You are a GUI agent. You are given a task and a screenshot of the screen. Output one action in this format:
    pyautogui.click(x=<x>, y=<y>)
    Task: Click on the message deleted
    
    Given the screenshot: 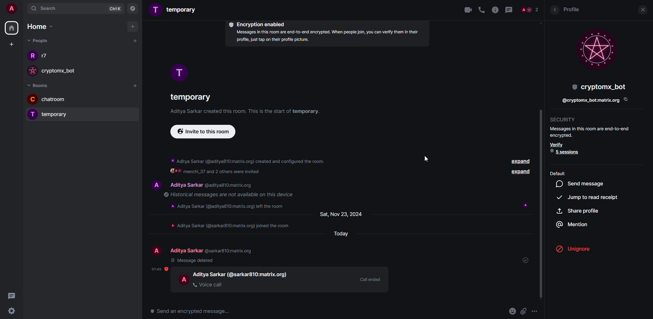 What is the action you would take?
    pyautogui.click(x=193, y=260)
    